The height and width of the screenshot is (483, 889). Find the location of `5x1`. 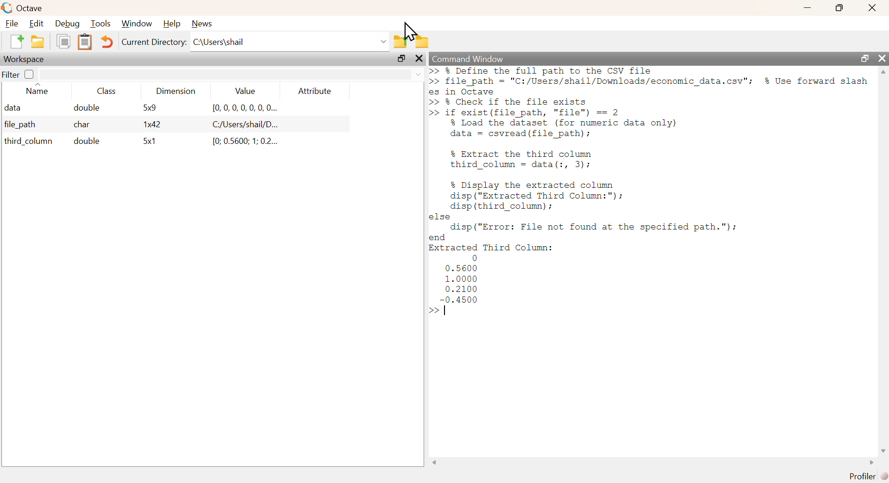

5x1 is located at coordinates (149, 143).